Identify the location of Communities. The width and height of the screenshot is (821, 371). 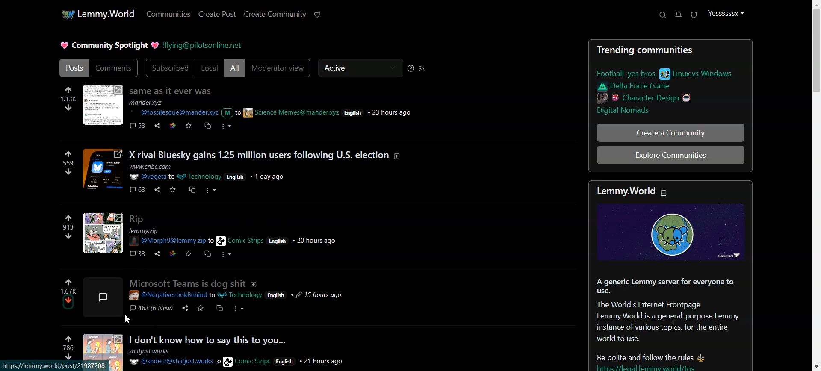
(168, 14).